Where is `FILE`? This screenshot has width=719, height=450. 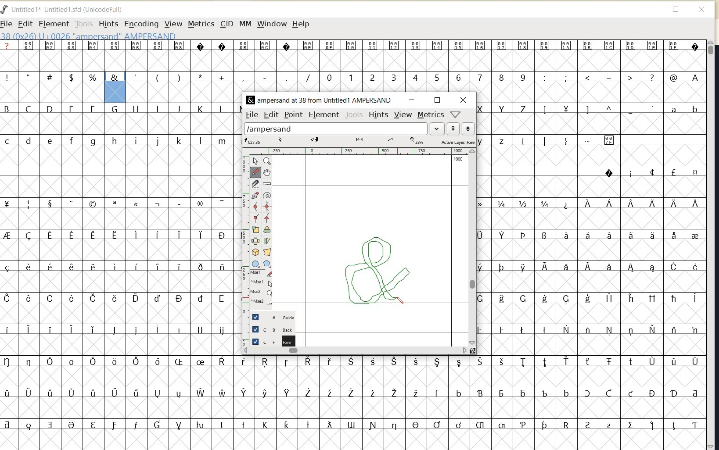 FILE is located at coordinates (7, 24).